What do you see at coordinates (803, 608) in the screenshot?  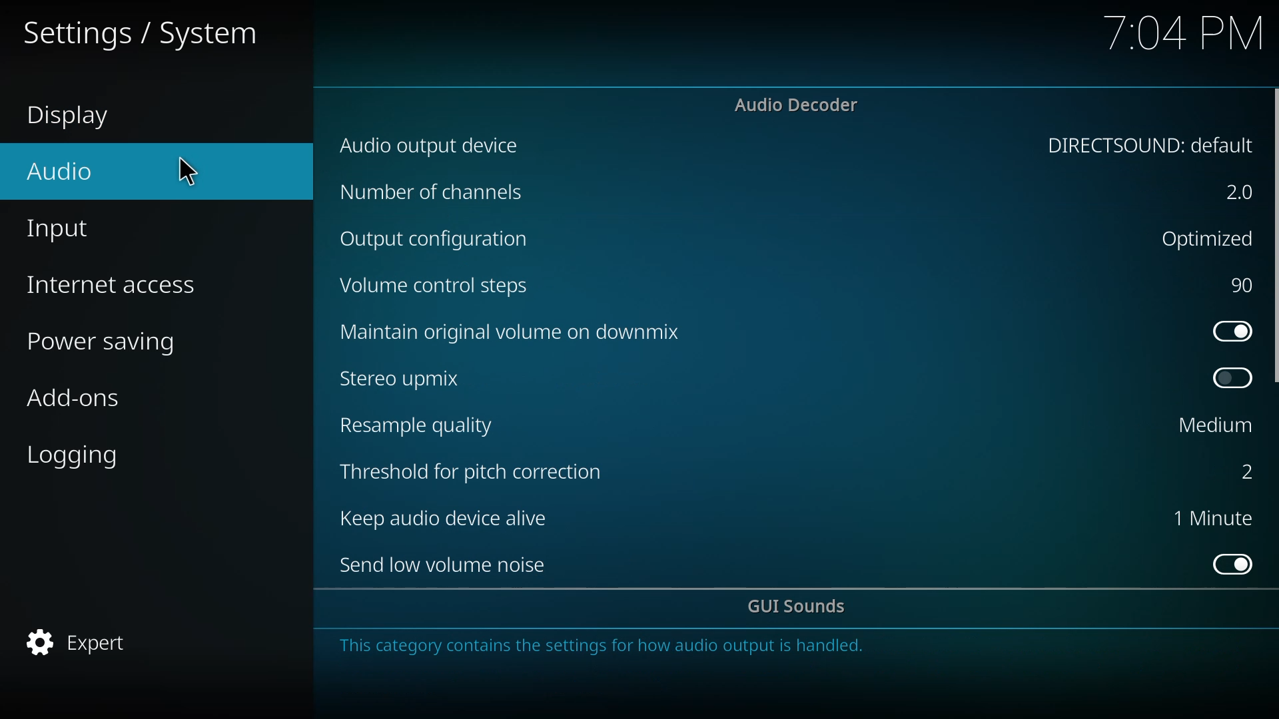 I see `gui sounds` at bounding box center [803, 608].